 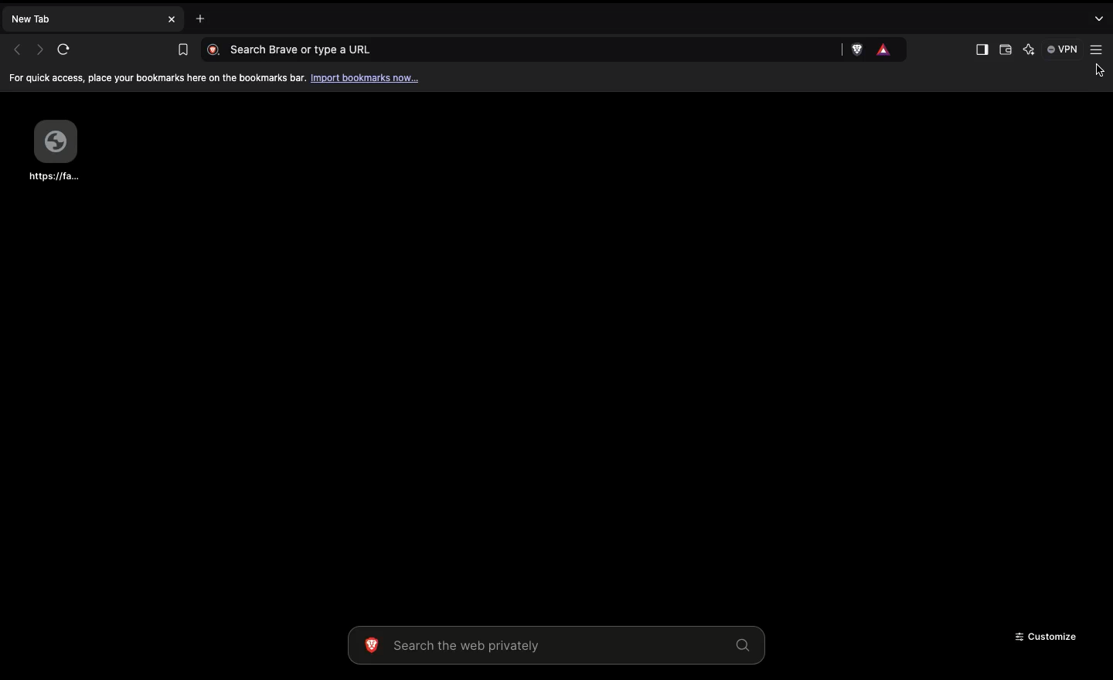 What do you see at coordinates (37, 49) in the screenshot?
I see `Next page` at bounding box center [37, 49].